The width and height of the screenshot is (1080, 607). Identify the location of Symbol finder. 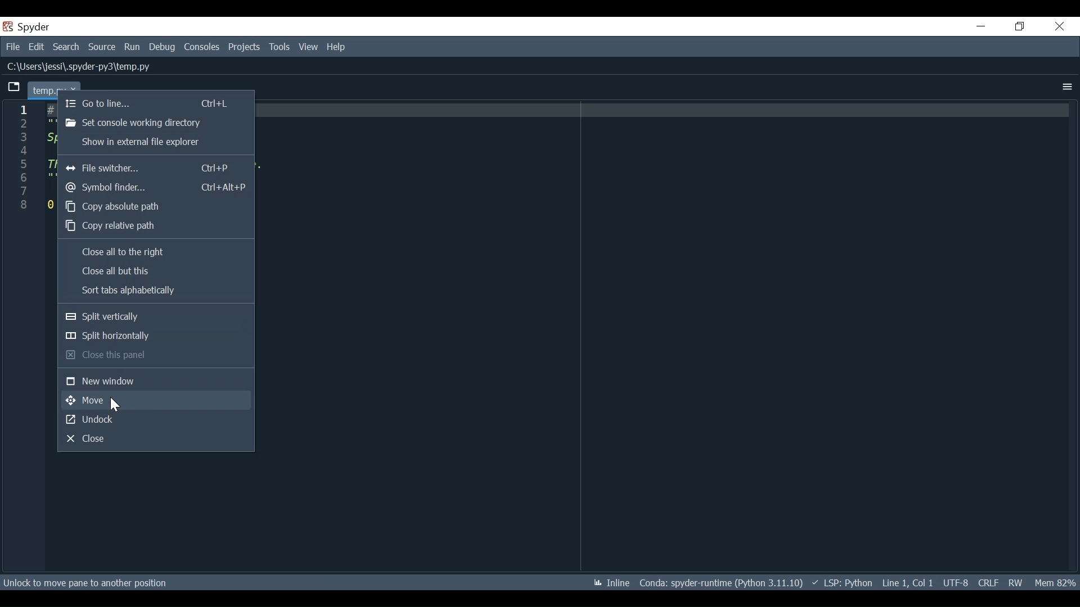
(155, 187).